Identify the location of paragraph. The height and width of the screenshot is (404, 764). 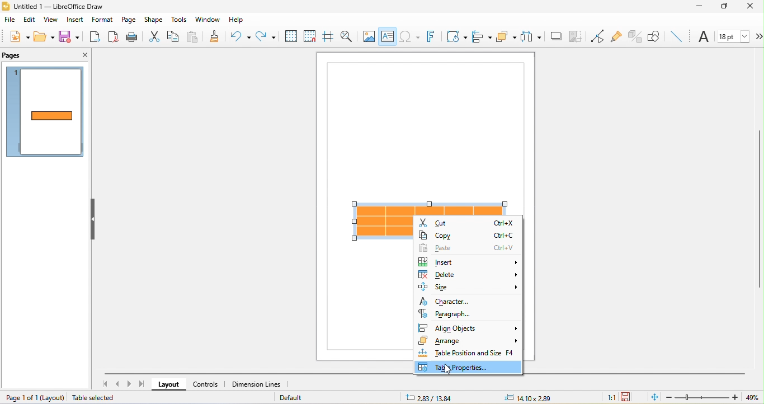
(462, 313).